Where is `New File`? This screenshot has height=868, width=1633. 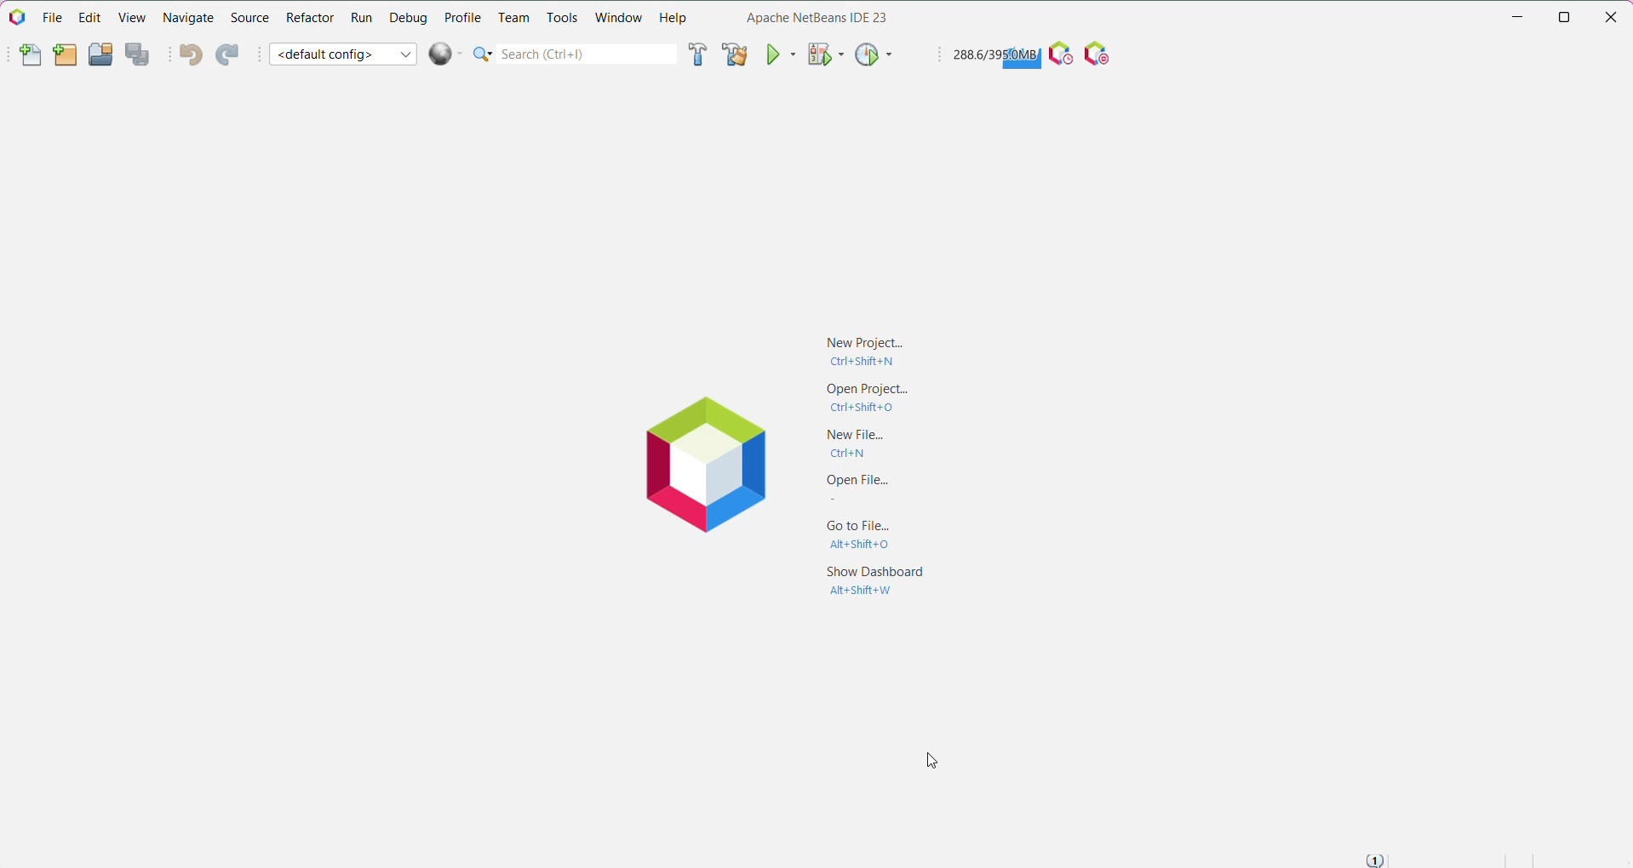 New File is located at coordinates (22, 56).